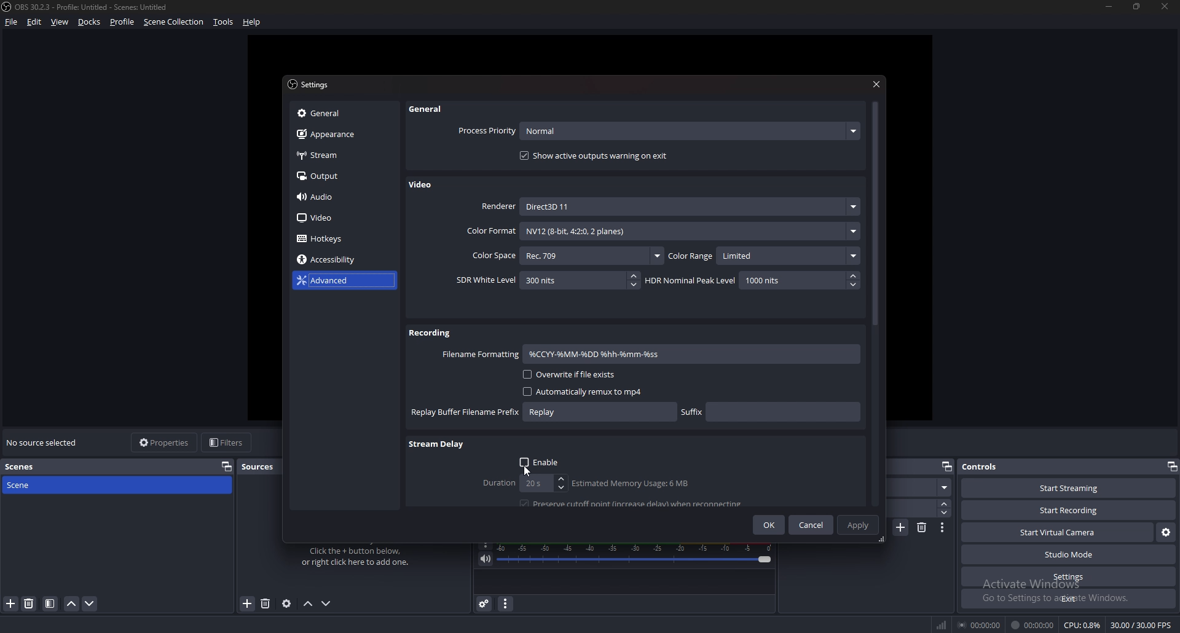 The image size is (1180, 633). I want to click on Output, so click(341, 175).